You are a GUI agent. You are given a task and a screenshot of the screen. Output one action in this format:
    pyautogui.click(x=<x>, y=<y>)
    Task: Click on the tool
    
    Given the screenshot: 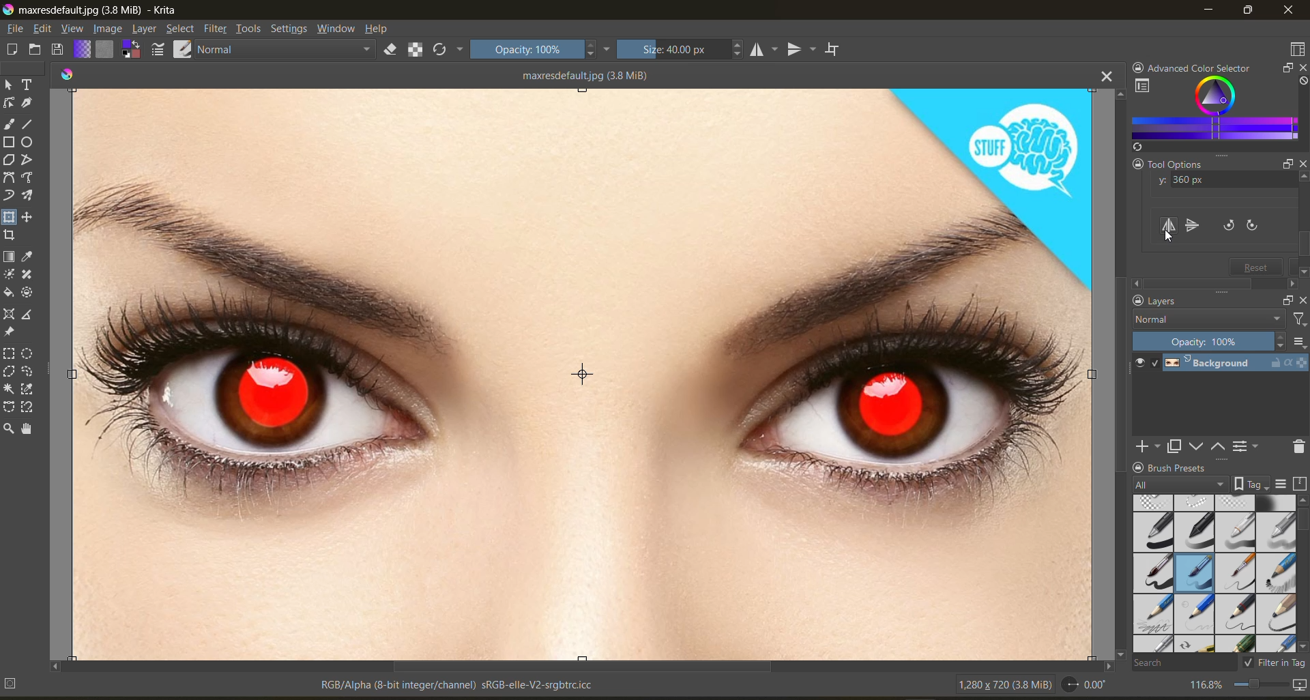 What is the action you would take?
    pyautogui.click(x=29, y=124)
    